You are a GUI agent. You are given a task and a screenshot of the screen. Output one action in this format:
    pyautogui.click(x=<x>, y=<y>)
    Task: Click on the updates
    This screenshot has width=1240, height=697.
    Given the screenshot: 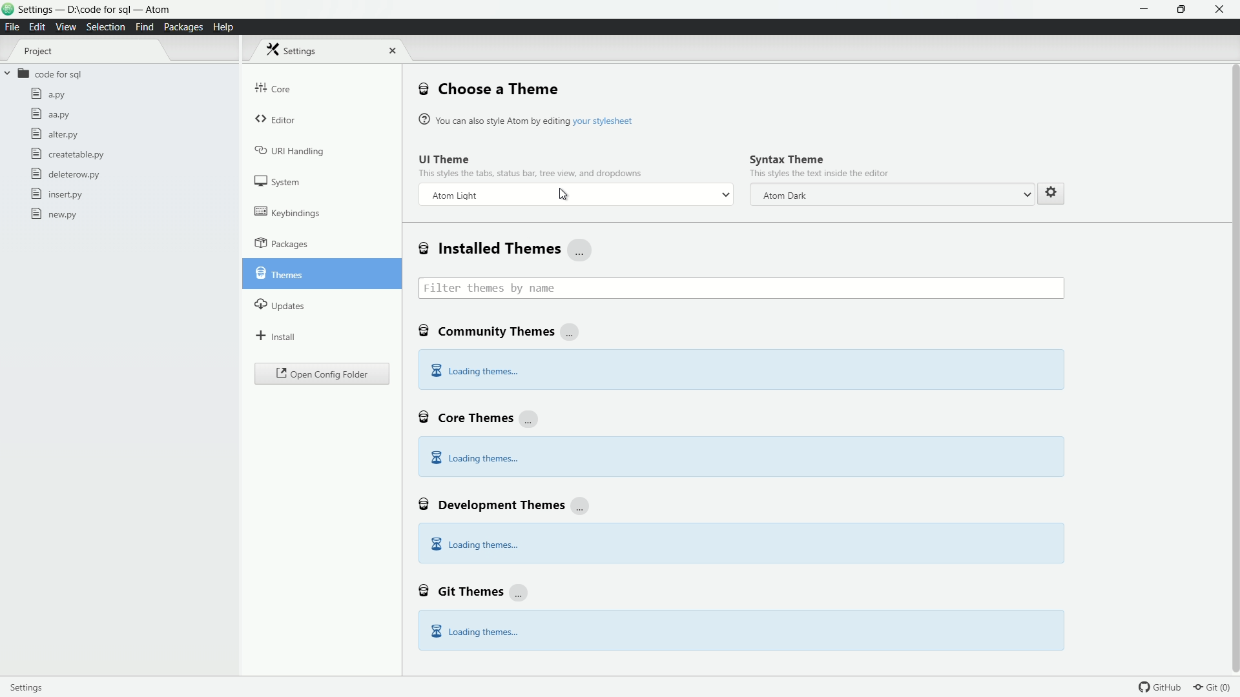 What is the action you would take?
    pyautogui.click(x=280, y=303)
    